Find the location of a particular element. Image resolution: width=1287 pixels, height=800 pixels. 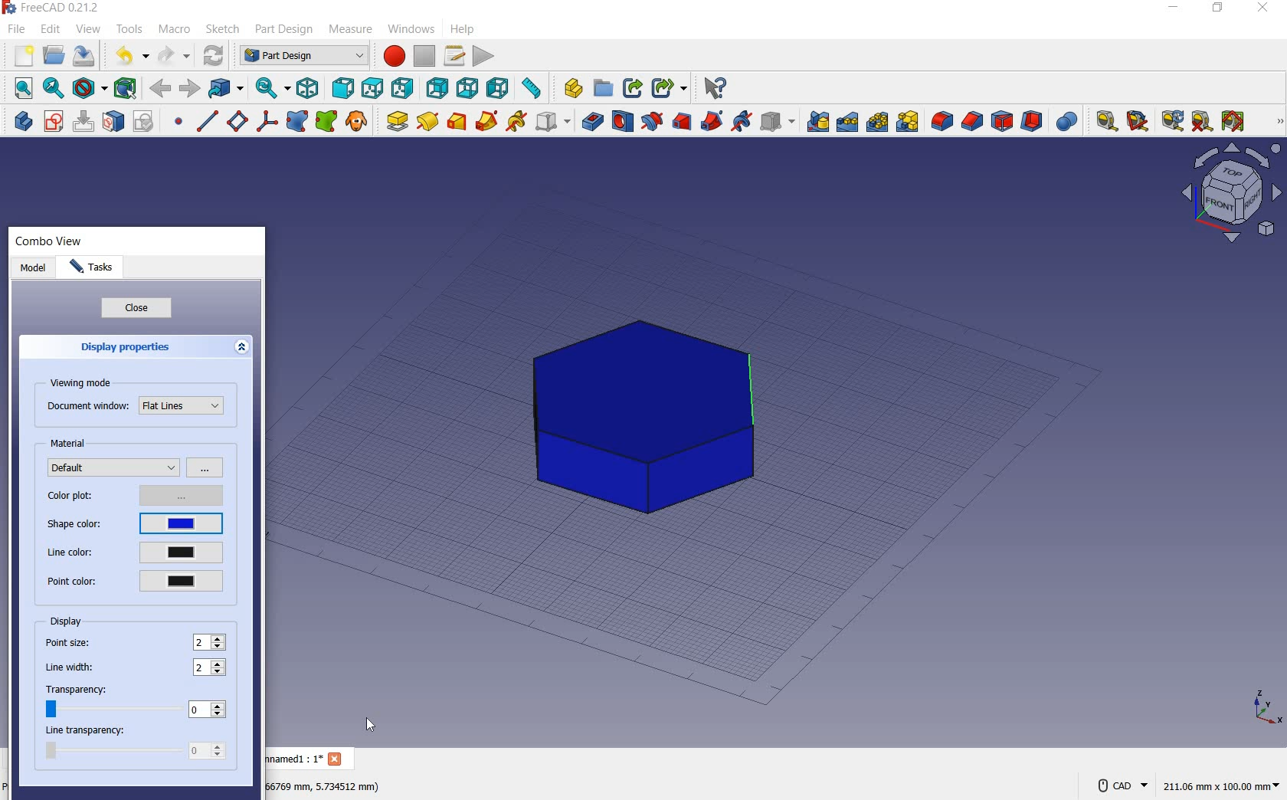

line width: 2 is located at coordinates (209, 667).